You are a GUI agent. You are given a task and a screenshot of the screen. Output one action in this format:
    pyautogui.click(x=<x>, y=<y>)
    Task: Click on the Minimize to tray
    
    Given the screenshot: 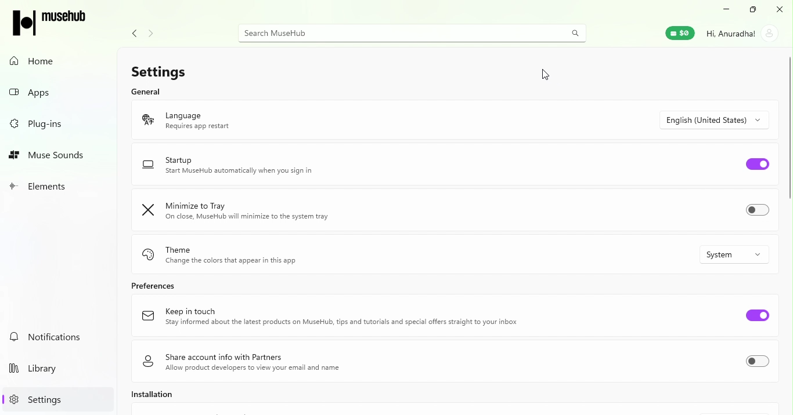 What is the action you would take?
    pyautogui.click(x=255, y=210)
    